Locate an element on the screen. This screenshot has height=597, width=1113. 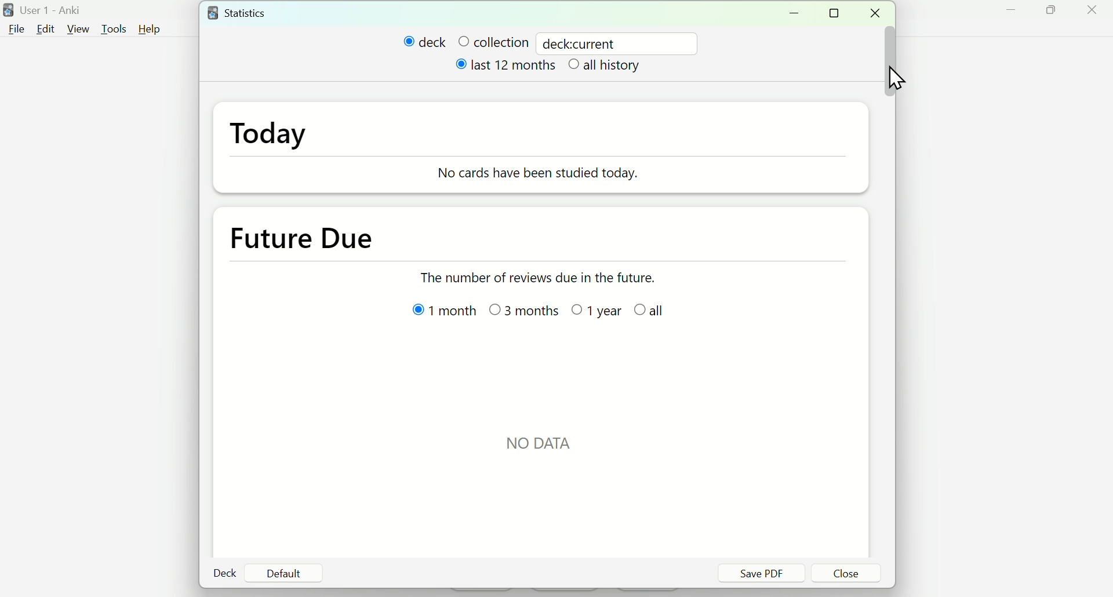
deck is located at coordinates (425, 42).